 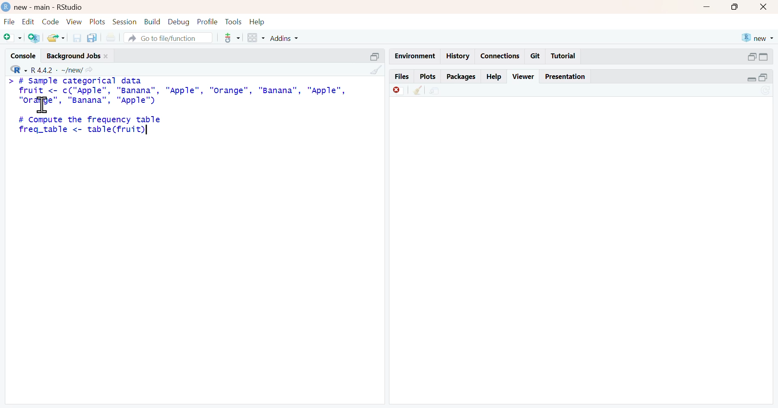 What do you see at coordinates (765, 8) in the screenshot?
I see `close` at bounding box center [765, 8].